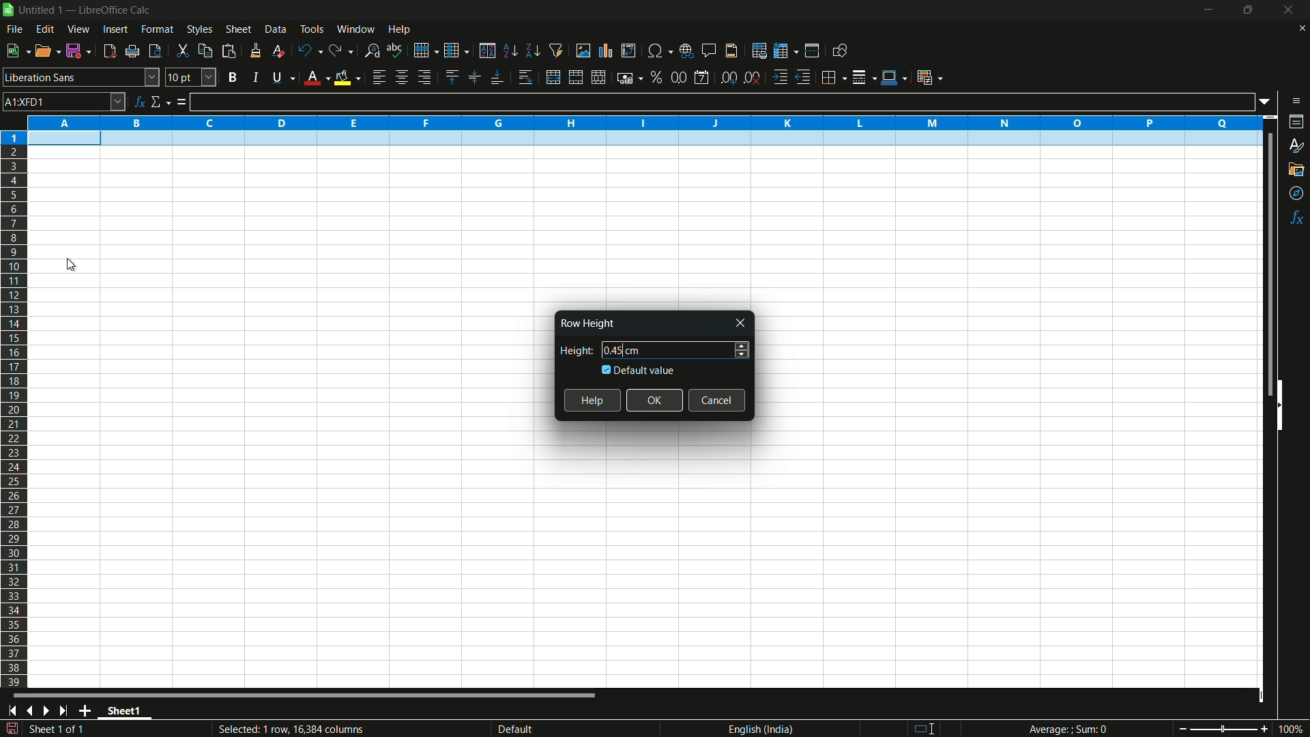 The image size is (1310, 737). I want to click on toggle print review, so click(154, 51).